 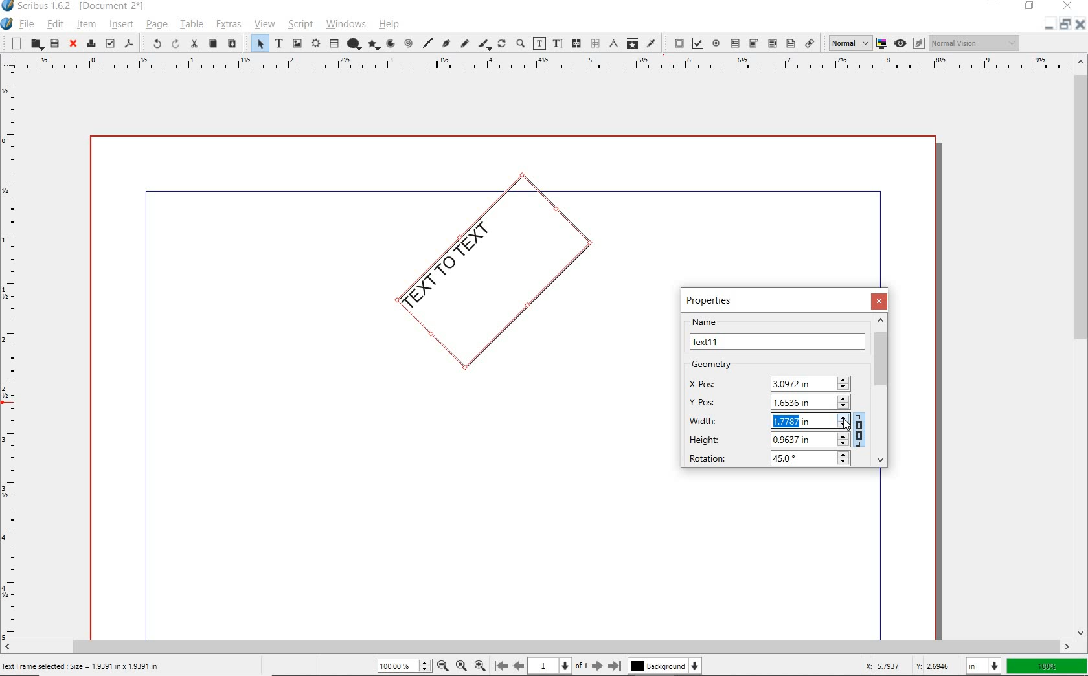 I want to click on calligraphic line, so click(x=485, y=43).